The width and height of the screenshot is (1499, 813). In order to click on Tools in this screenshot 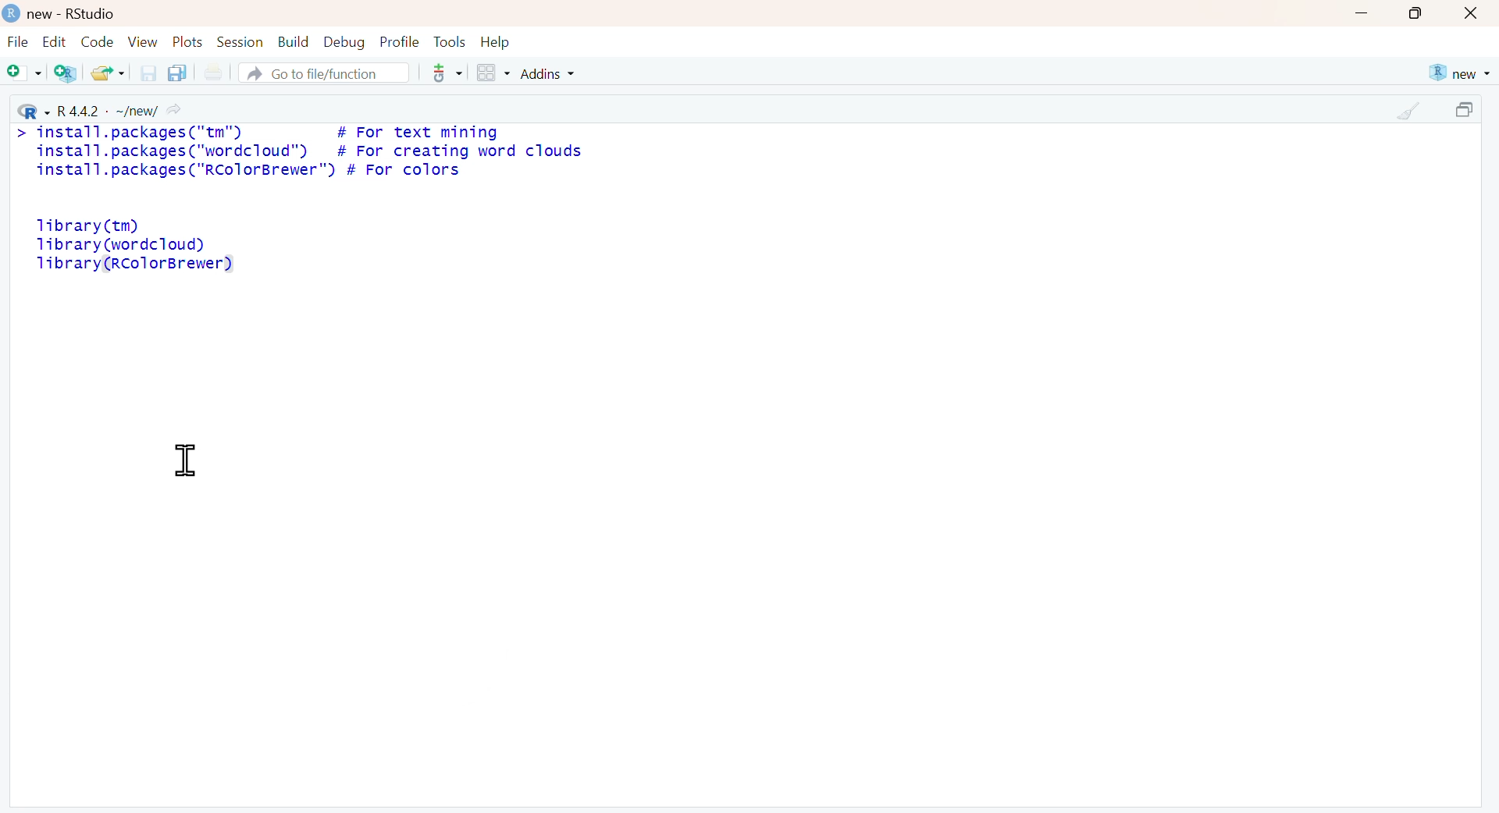, I will do `click(452, 42)`.